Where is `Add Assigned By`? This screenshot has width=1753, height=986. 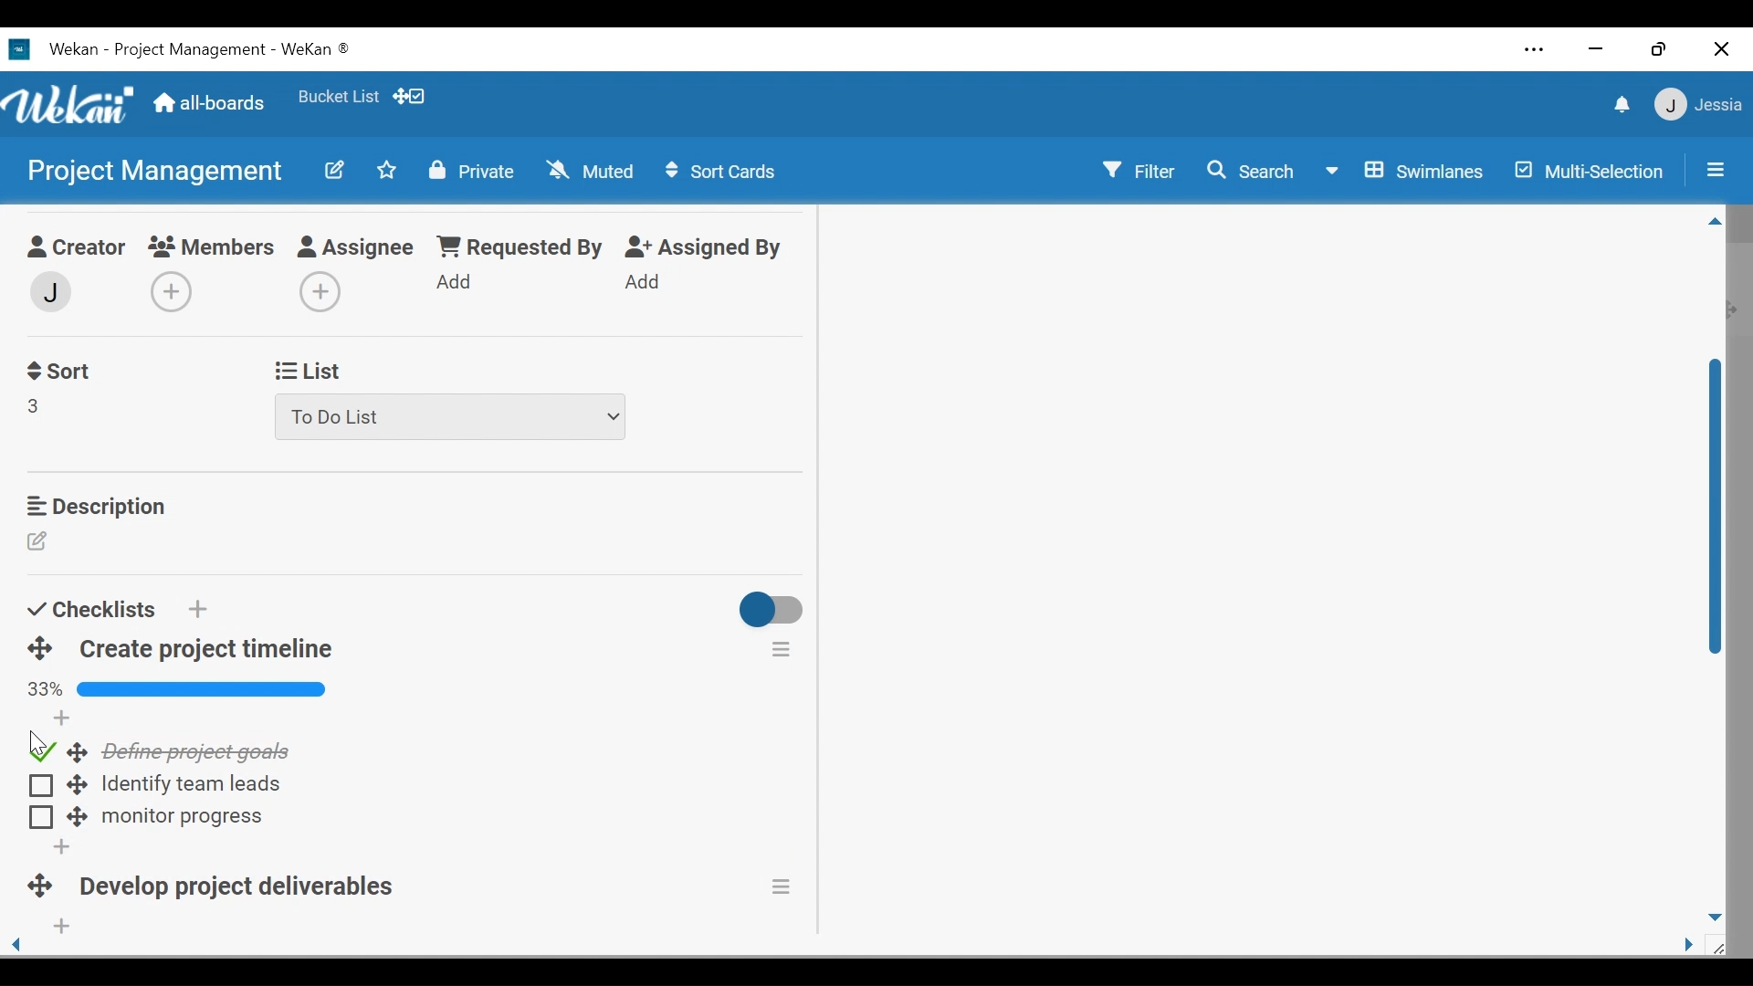 Add Assigned By is located at coordinates (644, 281).